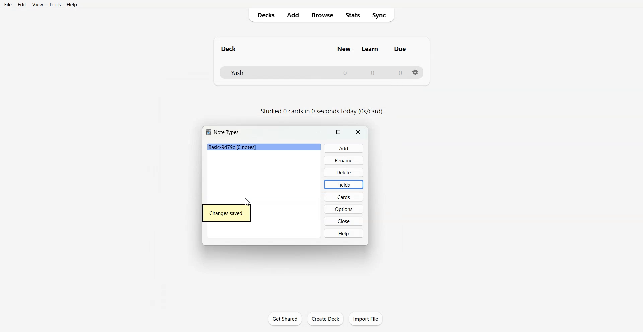 This screenshot has width=643, height=332. What do you see at coordinates (319, 132) in the screenshot?
I see `Minimize` at bounding box center [319, 132].